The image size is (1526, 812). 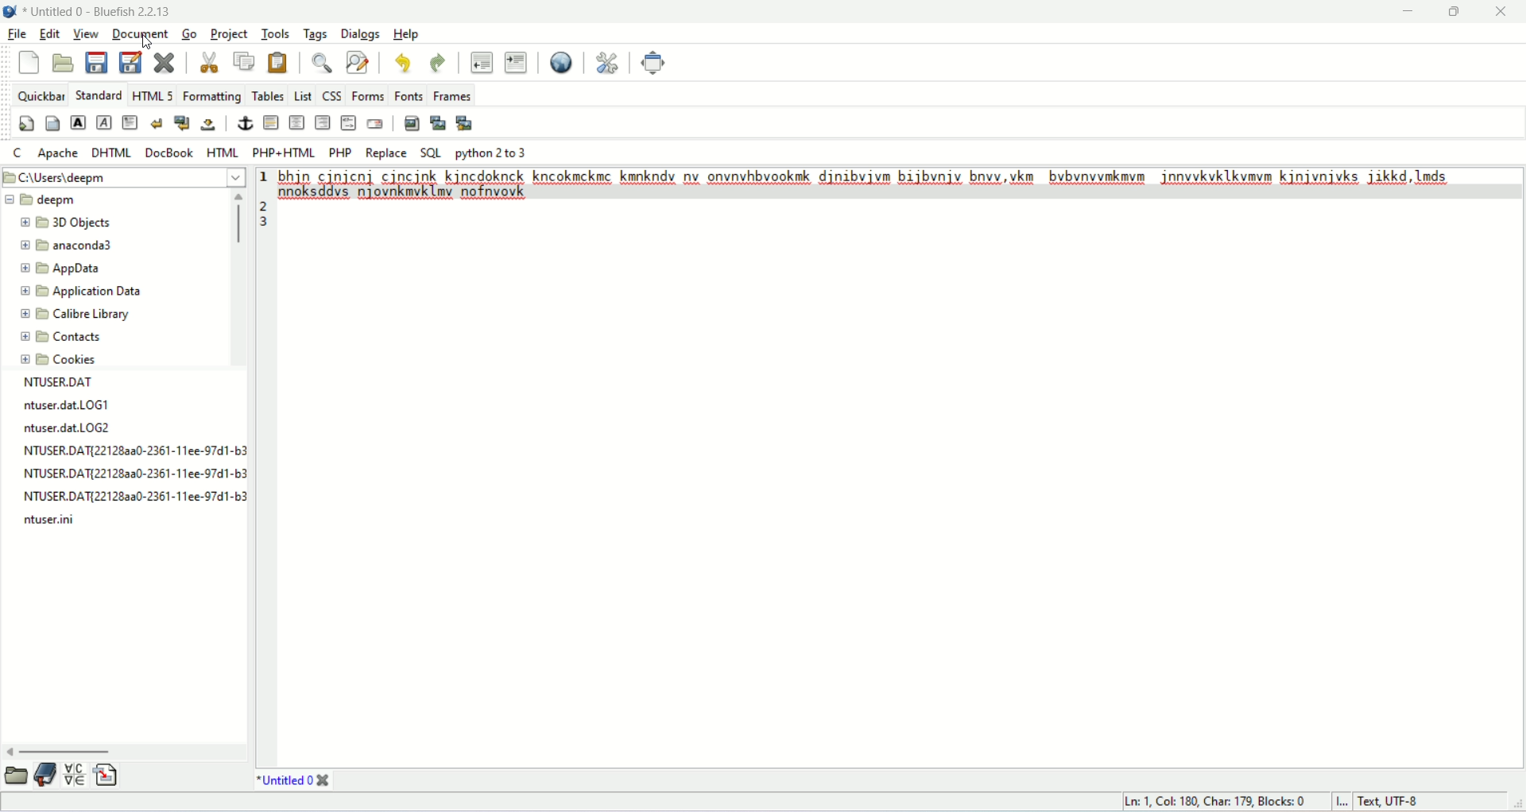 What do you see at coordinates (325, 126) in the screenshot?
I see `right justify` at bounding box center [325, 126].